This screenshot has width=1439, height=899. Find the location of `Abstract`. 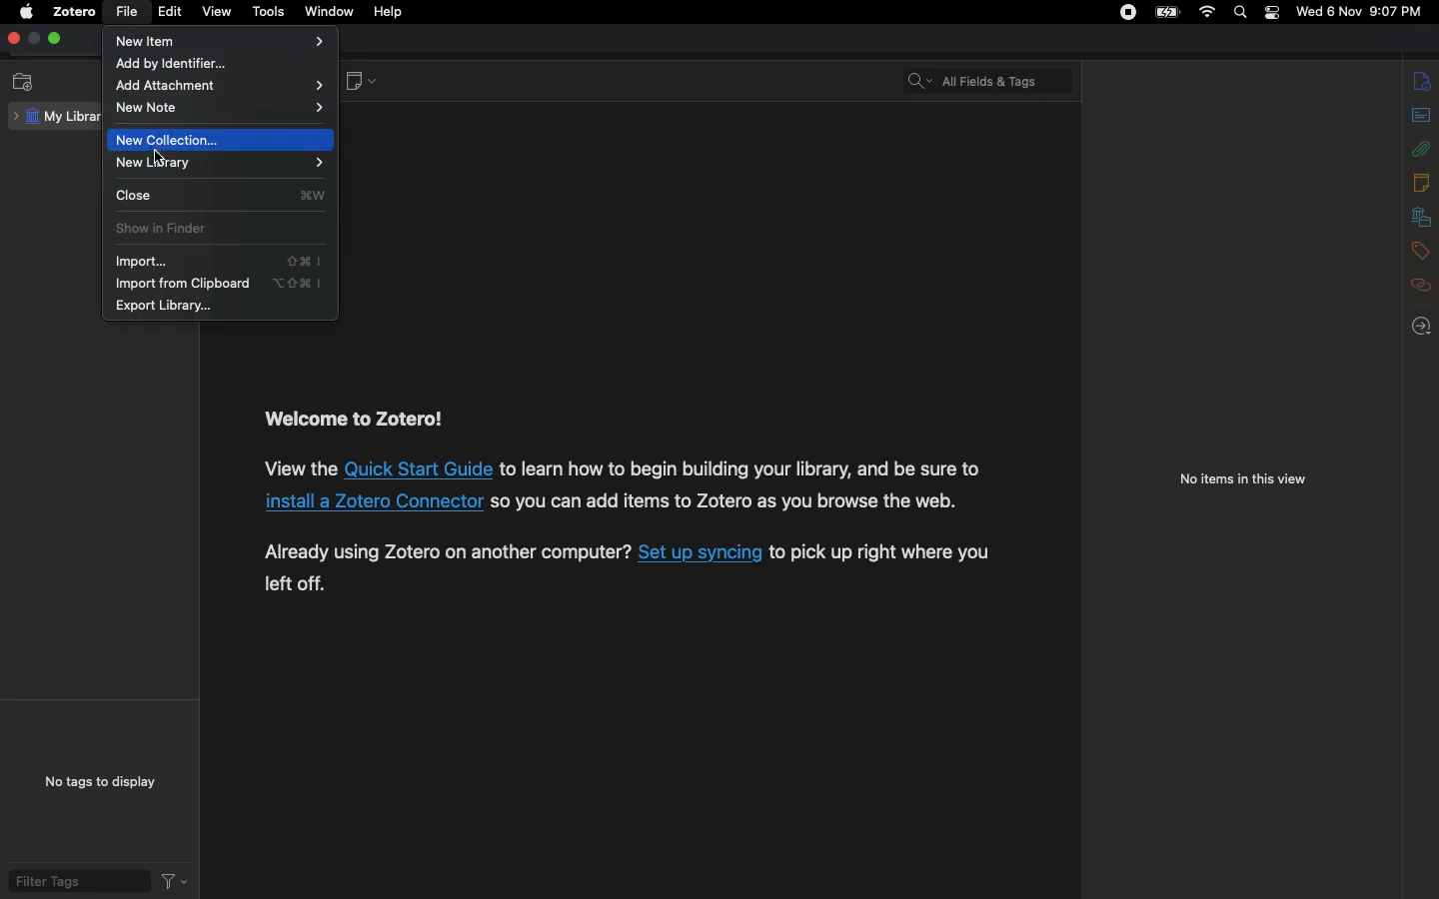

Abstract is located at coordinates (1420, 116).